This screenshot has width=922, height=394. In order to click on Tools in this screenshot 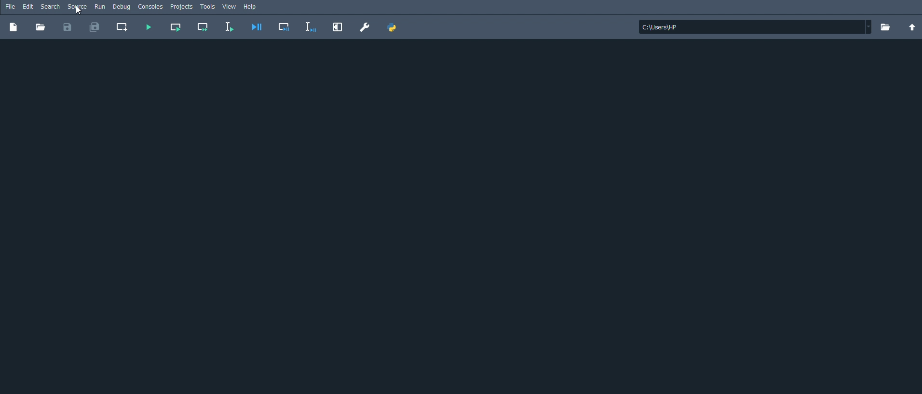, I will do `click(209, 7)`.